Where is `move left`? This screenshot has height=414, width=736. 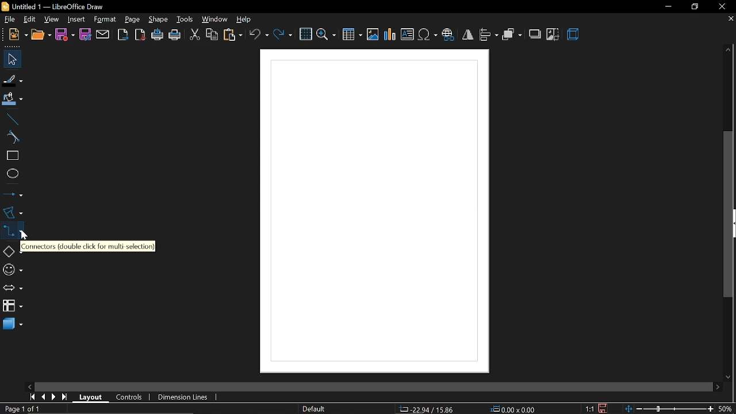 move left is located at coordinates (29, 386).